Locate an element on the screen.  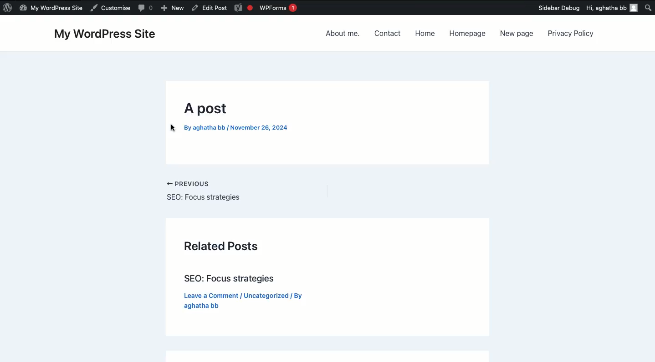
Home is located at coordinates (425, 33).